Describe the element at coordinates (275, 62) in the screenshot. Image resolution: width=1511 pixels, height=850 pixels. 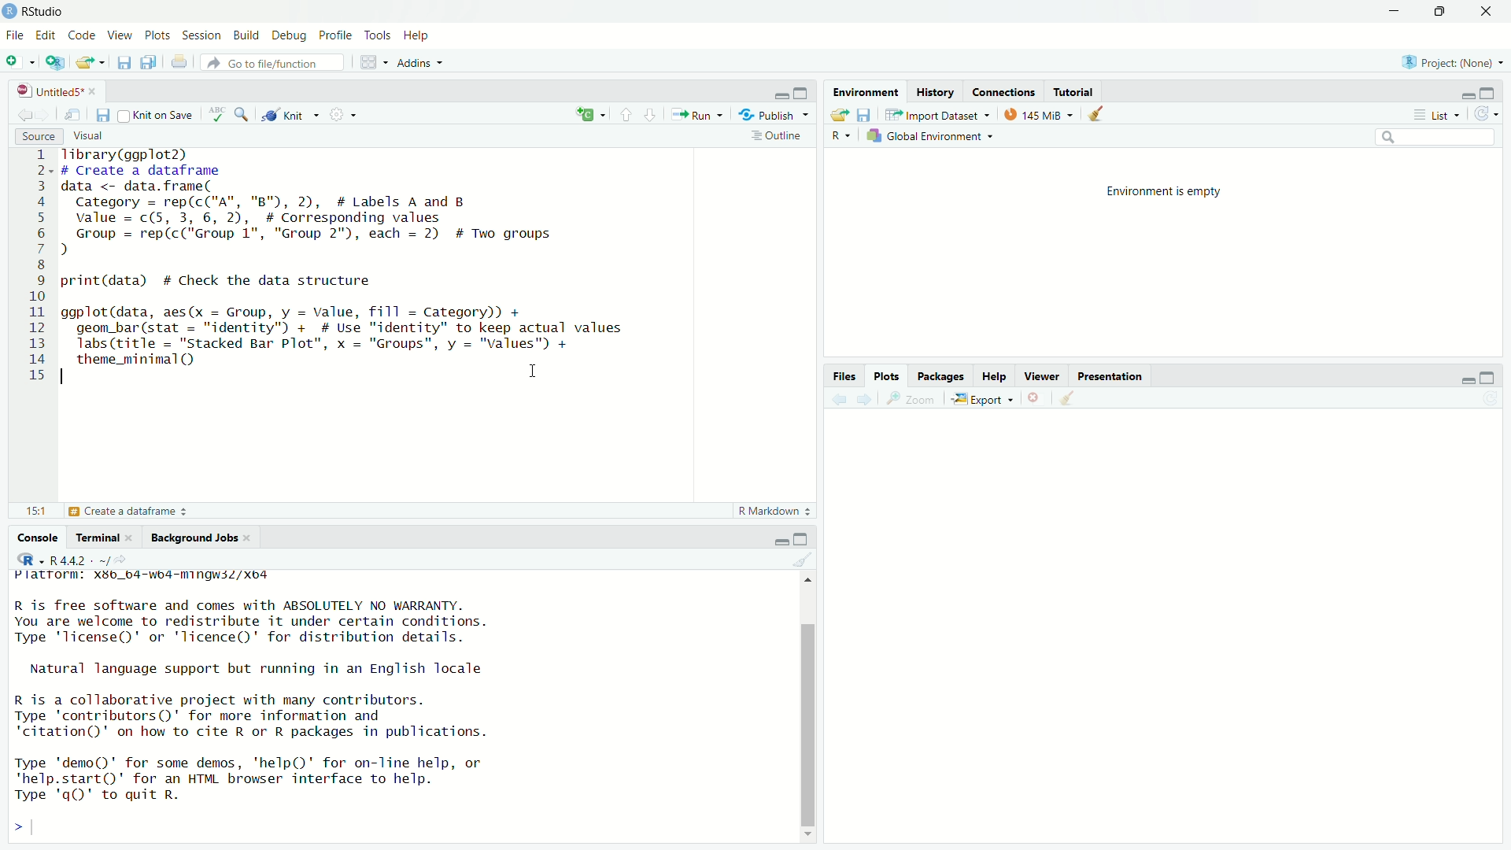
I see `Go to file/function` at that location.